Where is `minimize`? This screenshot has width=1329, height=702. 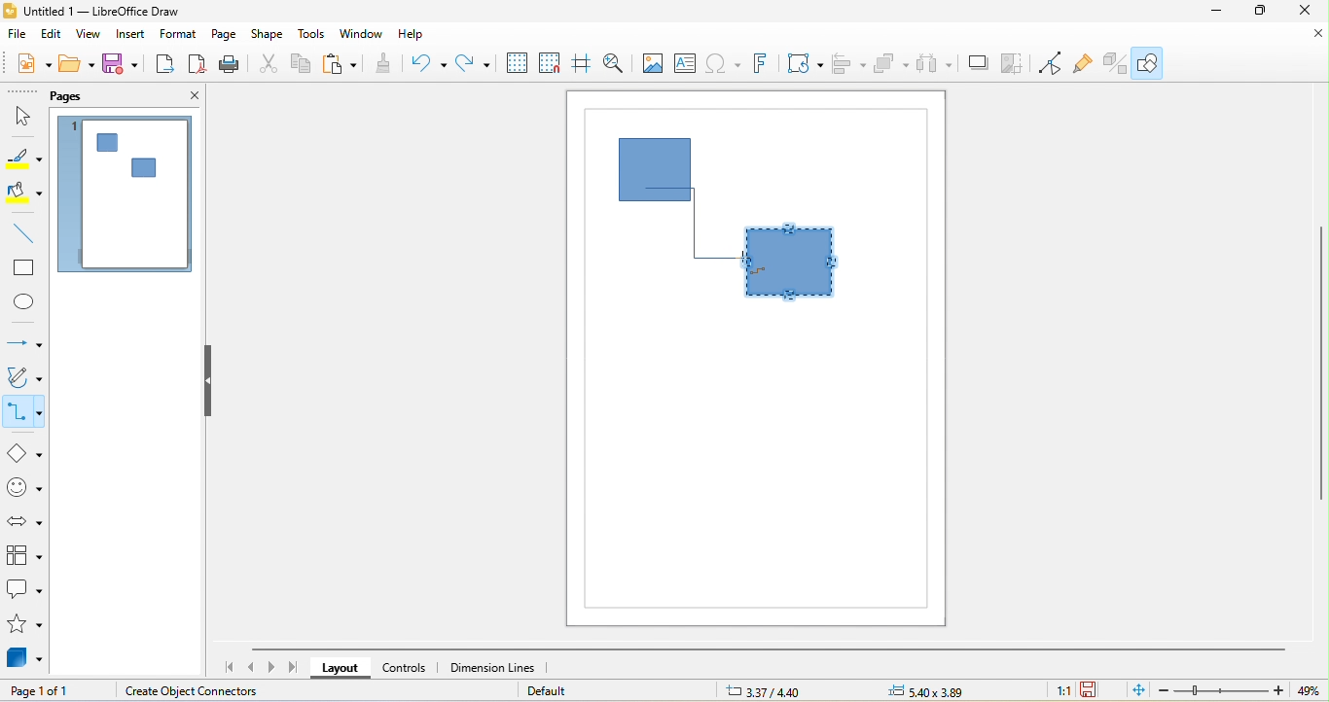 minimize is located at coordinates (1219, 14).